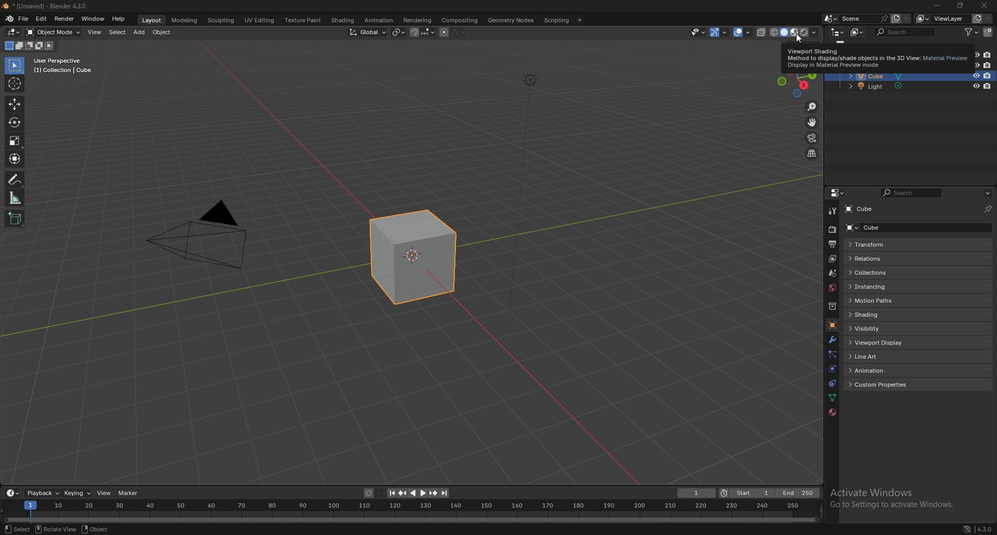 This screenshot has width=997, height=535. What do you see at coordinates (78, 494) in the screenshot?
I see `keying` at bounding box center [78, 494].